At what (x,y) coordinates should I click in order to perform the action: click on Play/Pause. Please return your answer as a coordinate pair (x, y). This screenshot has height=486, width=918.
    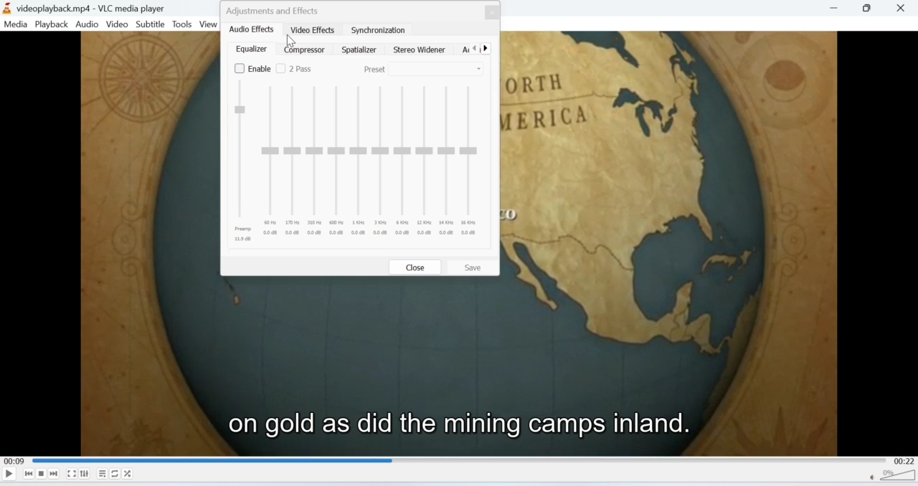
    Looking at the image, I should click on (9, 473).